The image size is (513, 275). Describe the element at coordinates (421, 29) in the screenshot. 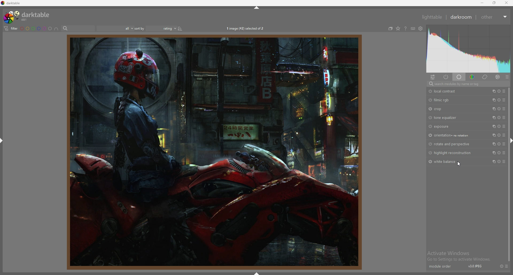

I see `show global preferences` at that location.